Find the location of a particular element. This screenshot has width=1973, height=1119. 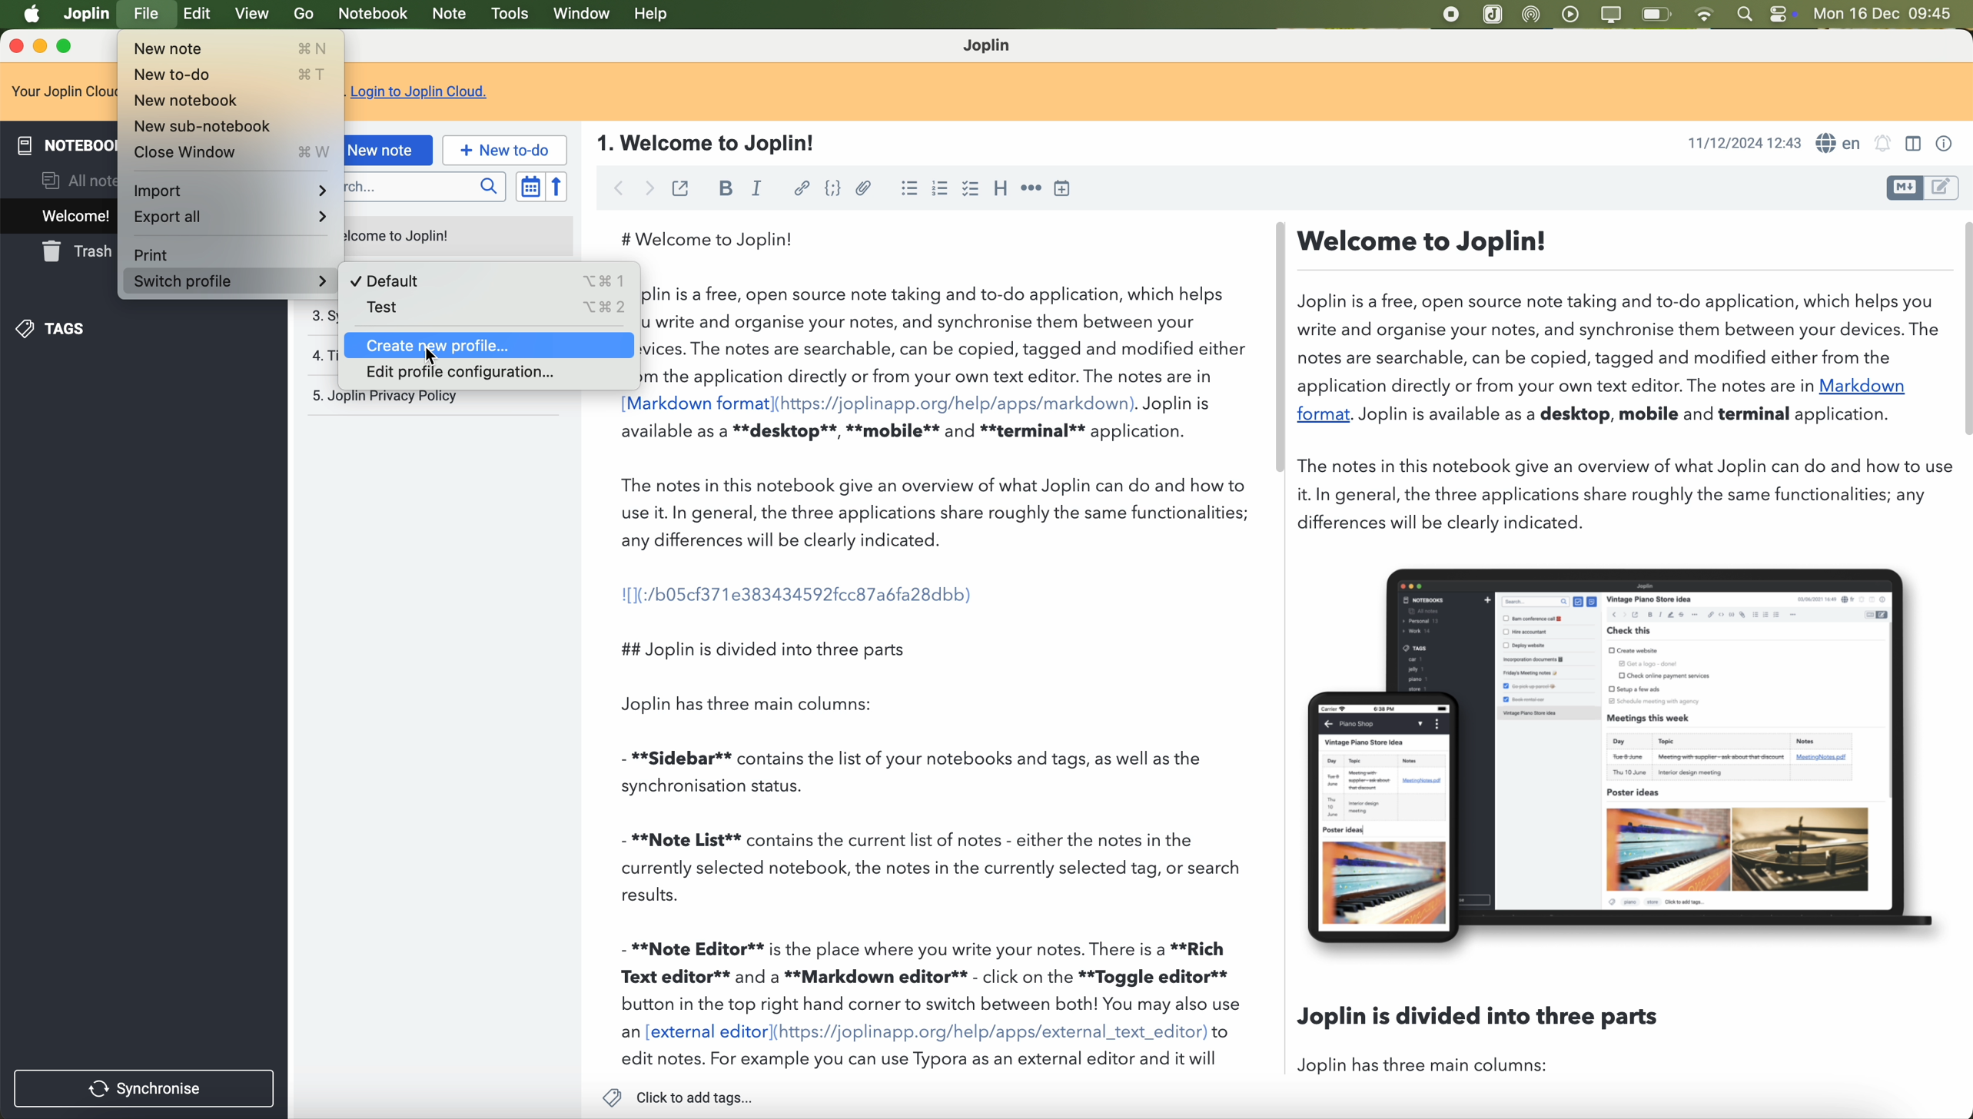

tags is located at coordinates (63, 330).